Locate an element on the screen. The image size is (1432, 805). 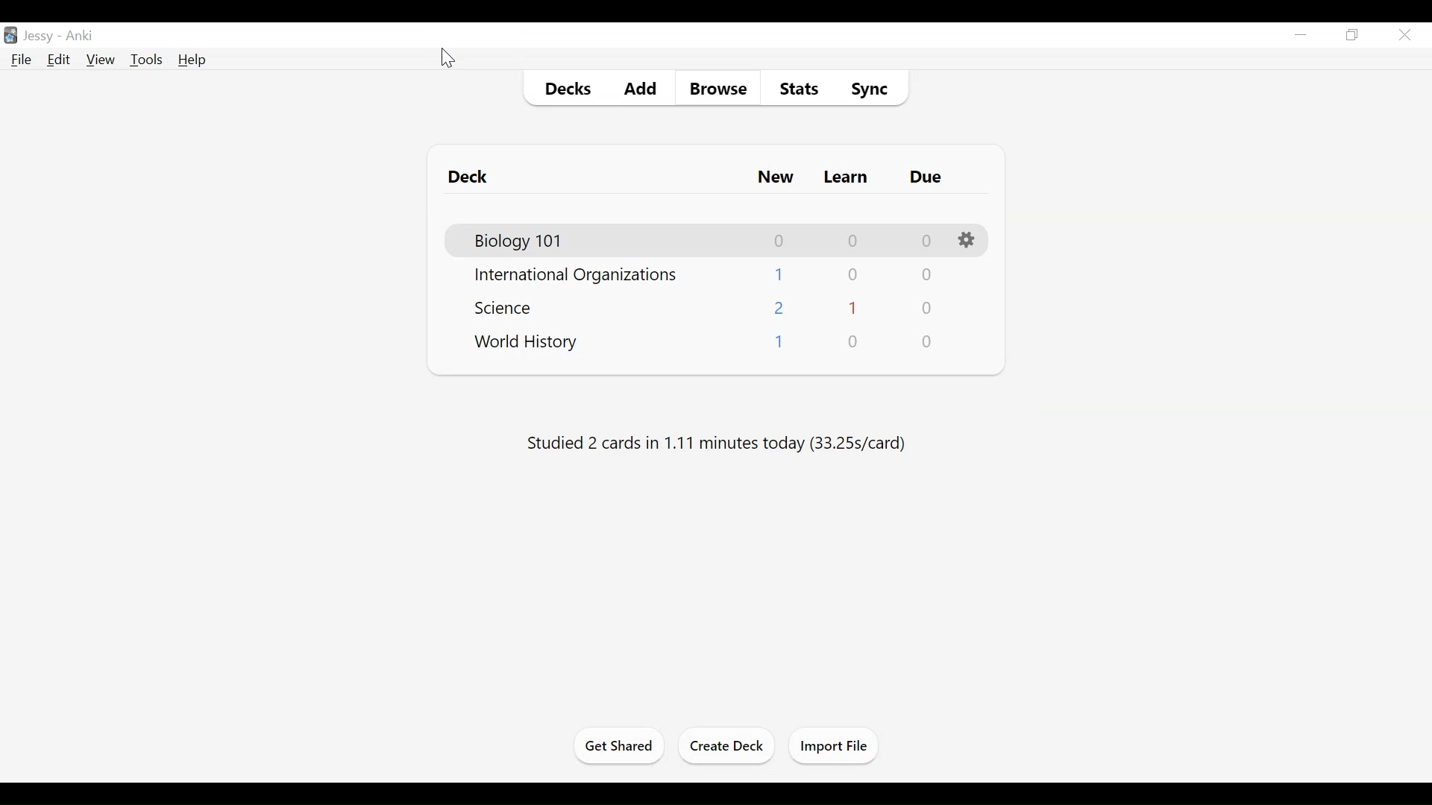
New Cards Count is located at coordinates (776, 341).